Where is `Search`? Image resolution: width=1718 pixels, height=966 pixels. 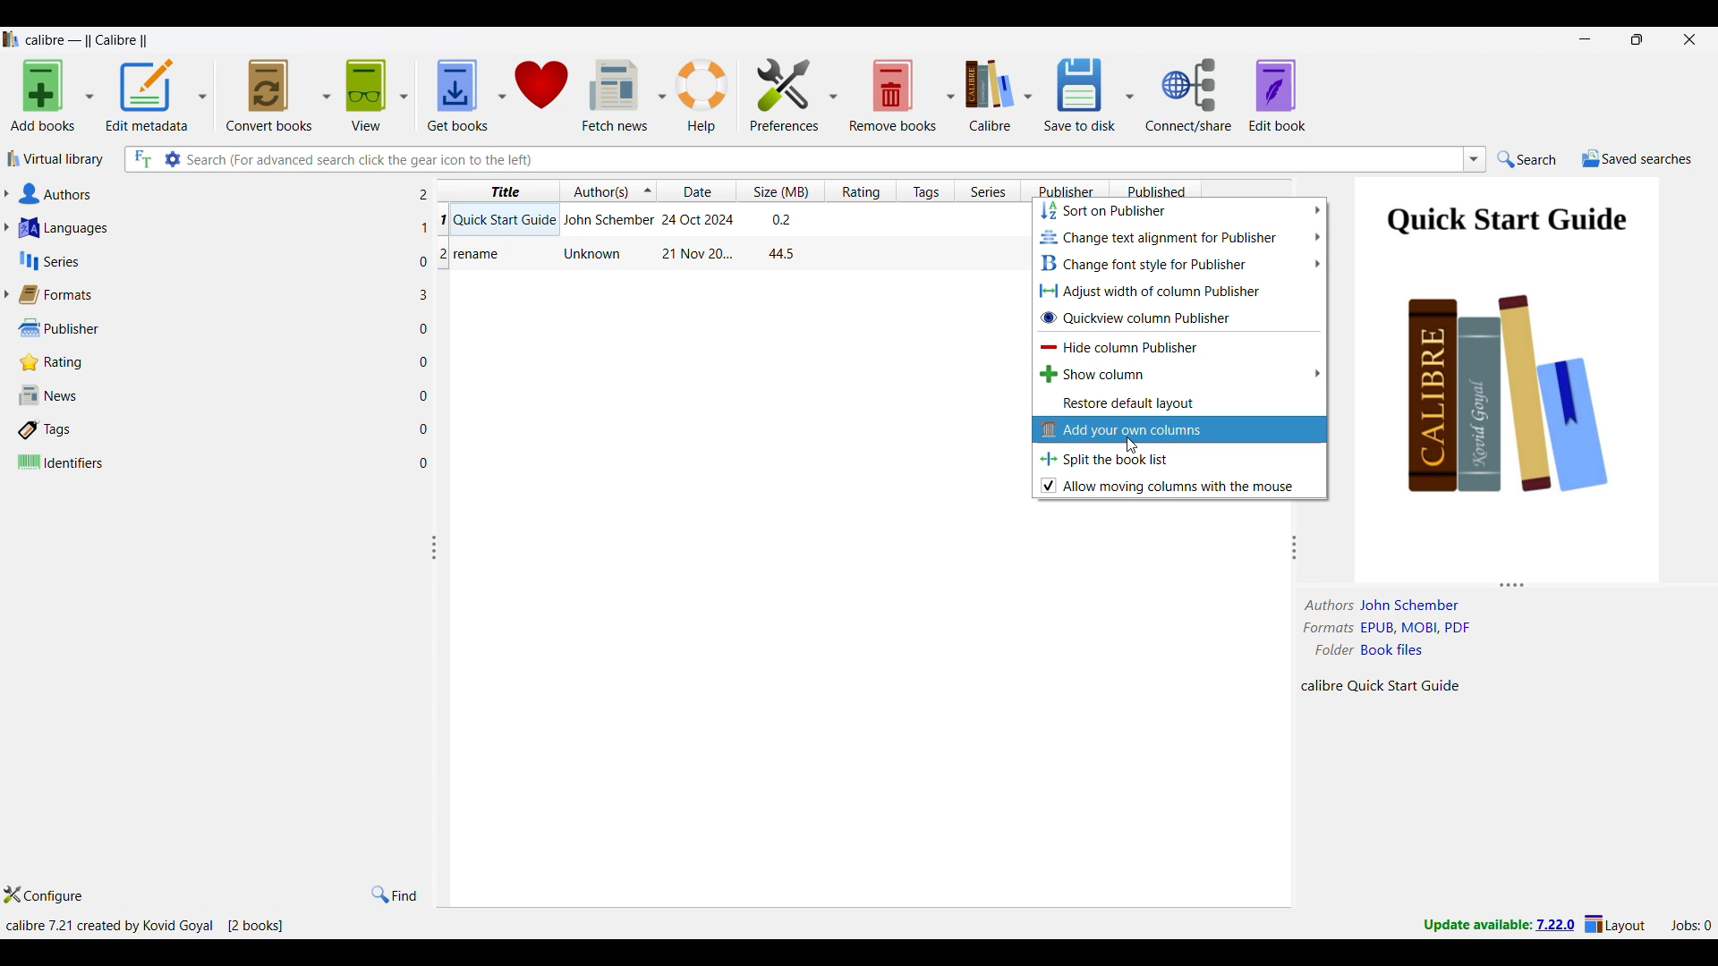
Search is located at coordinates (1527, 158).